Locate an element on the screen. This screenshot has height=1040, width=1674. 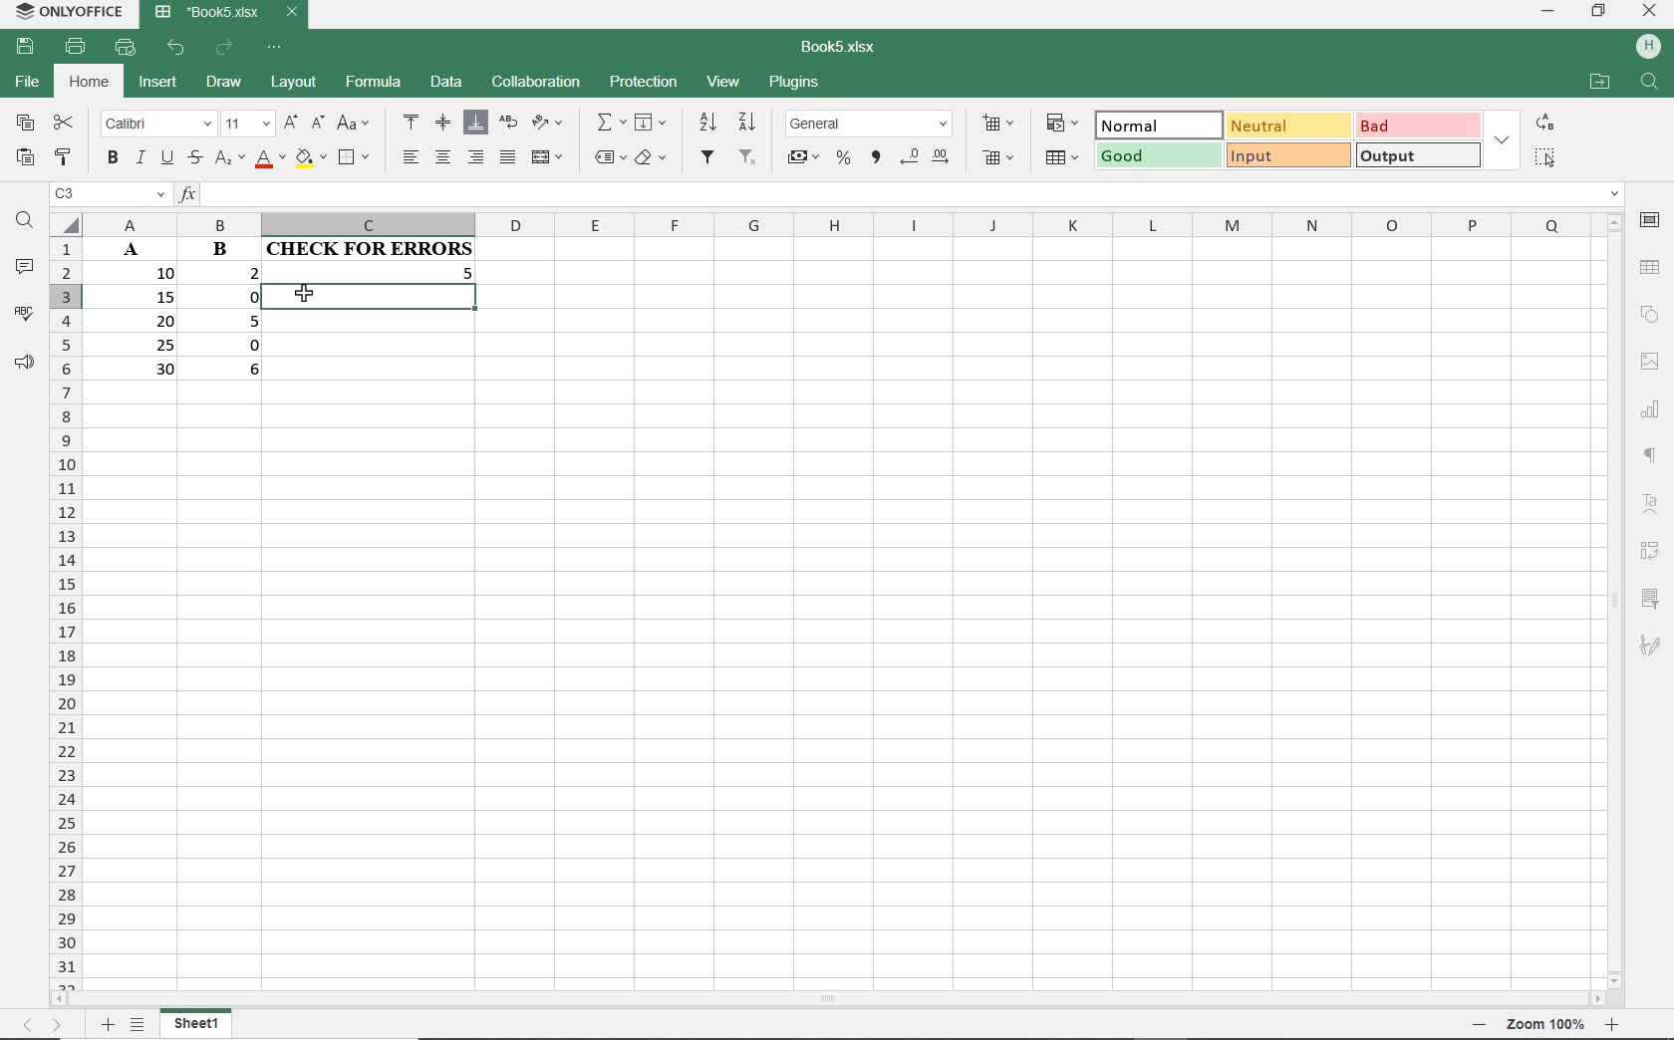
SORT DESCENDING is located at coordinates (750, 121).